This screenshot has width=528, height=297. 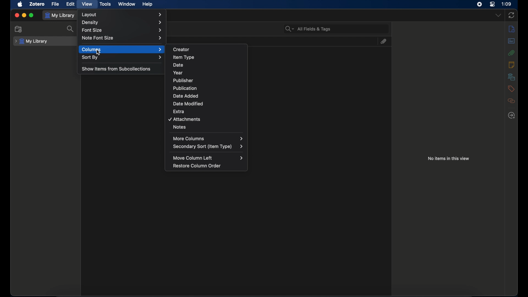 I want to click on notes, so click(x=511, y=65).